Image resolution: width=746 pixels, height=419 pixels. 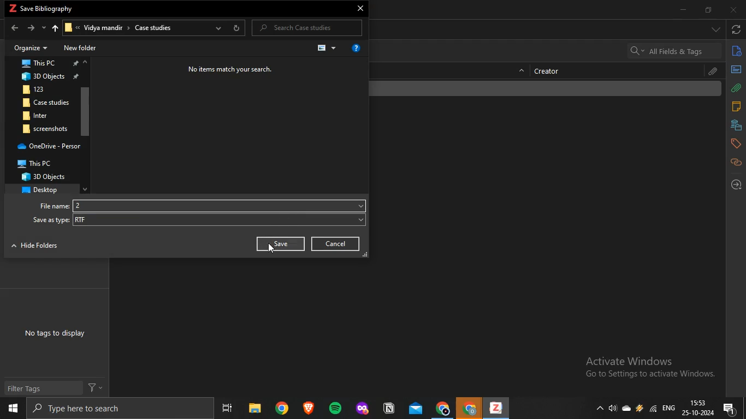 I want to click on mail, so click(x=417, y=408).